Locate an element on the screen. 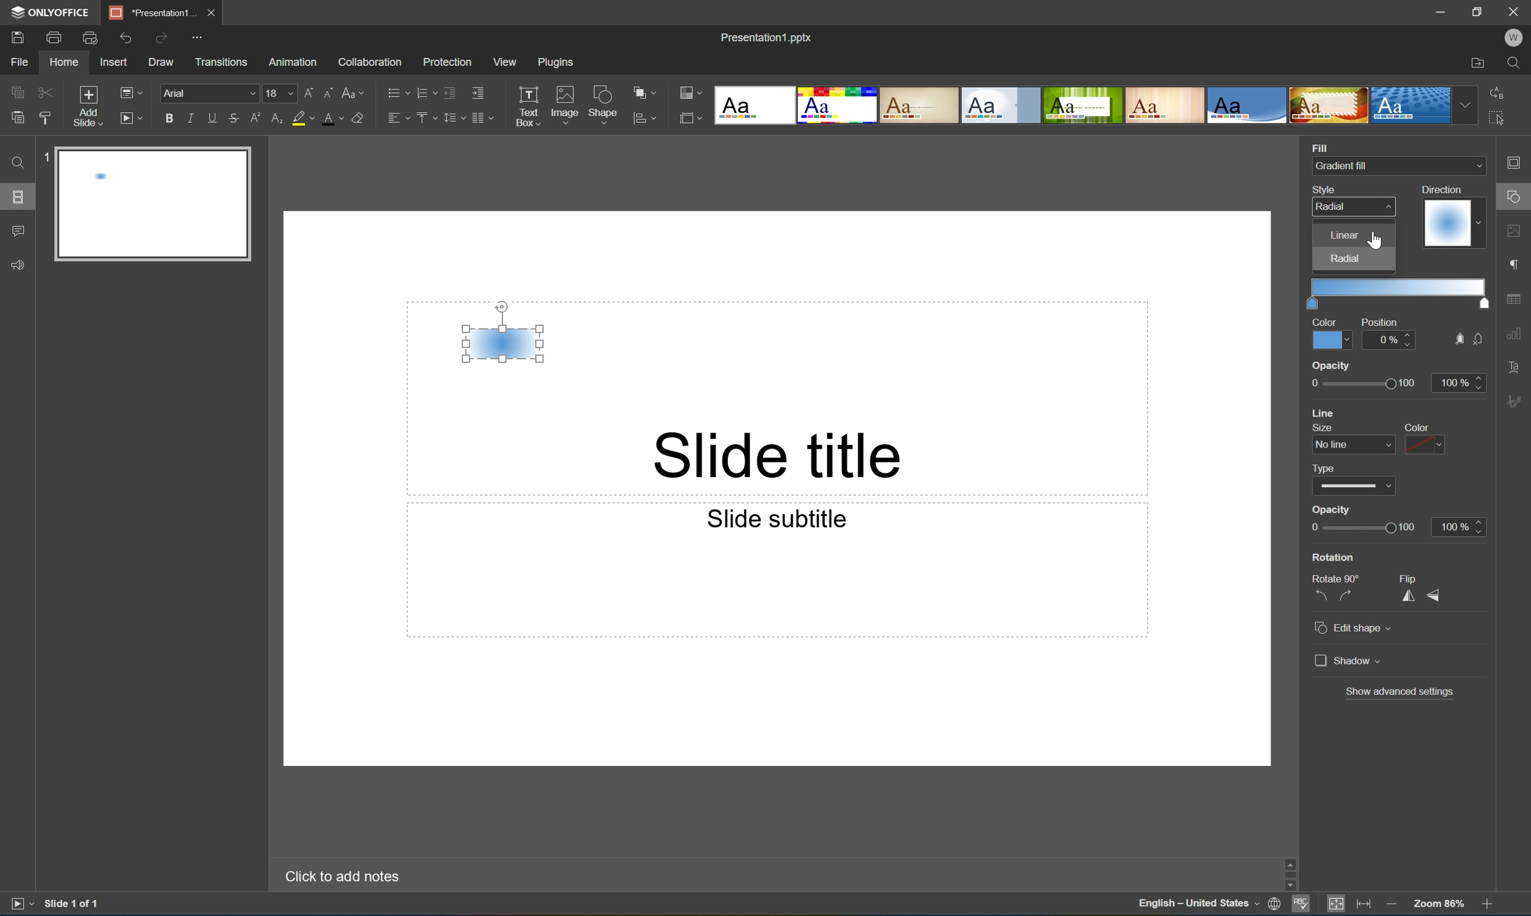 Image resolution: width=1531 pixels, height=916 pixels. Direction is located at coordinates (1440, 188).